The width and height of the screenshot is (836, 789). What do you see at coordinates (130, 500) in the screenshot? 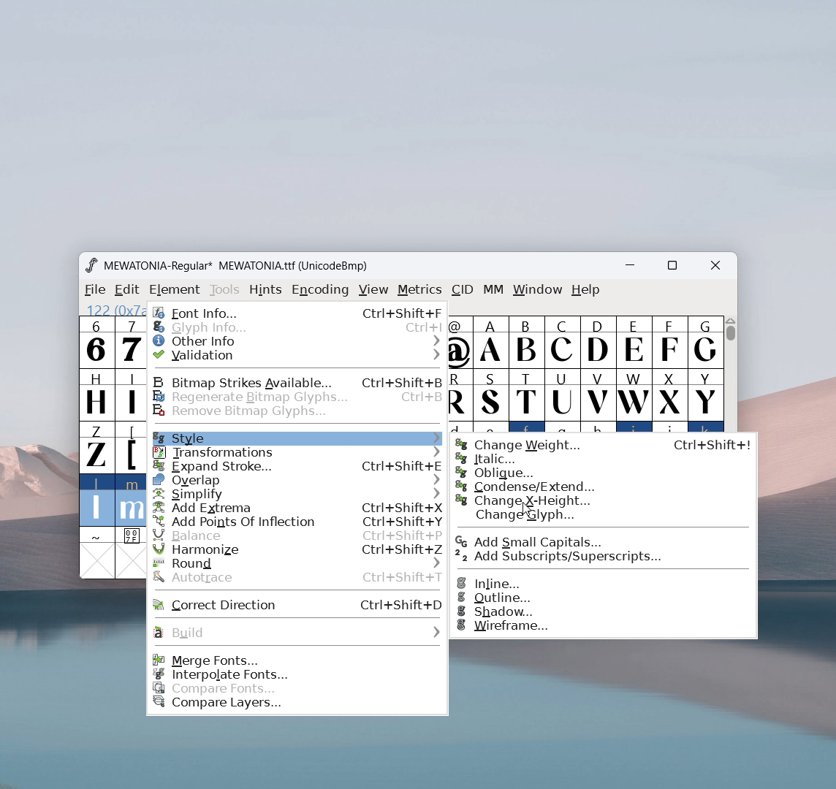
I see `m` at bounding box center [130, 500].